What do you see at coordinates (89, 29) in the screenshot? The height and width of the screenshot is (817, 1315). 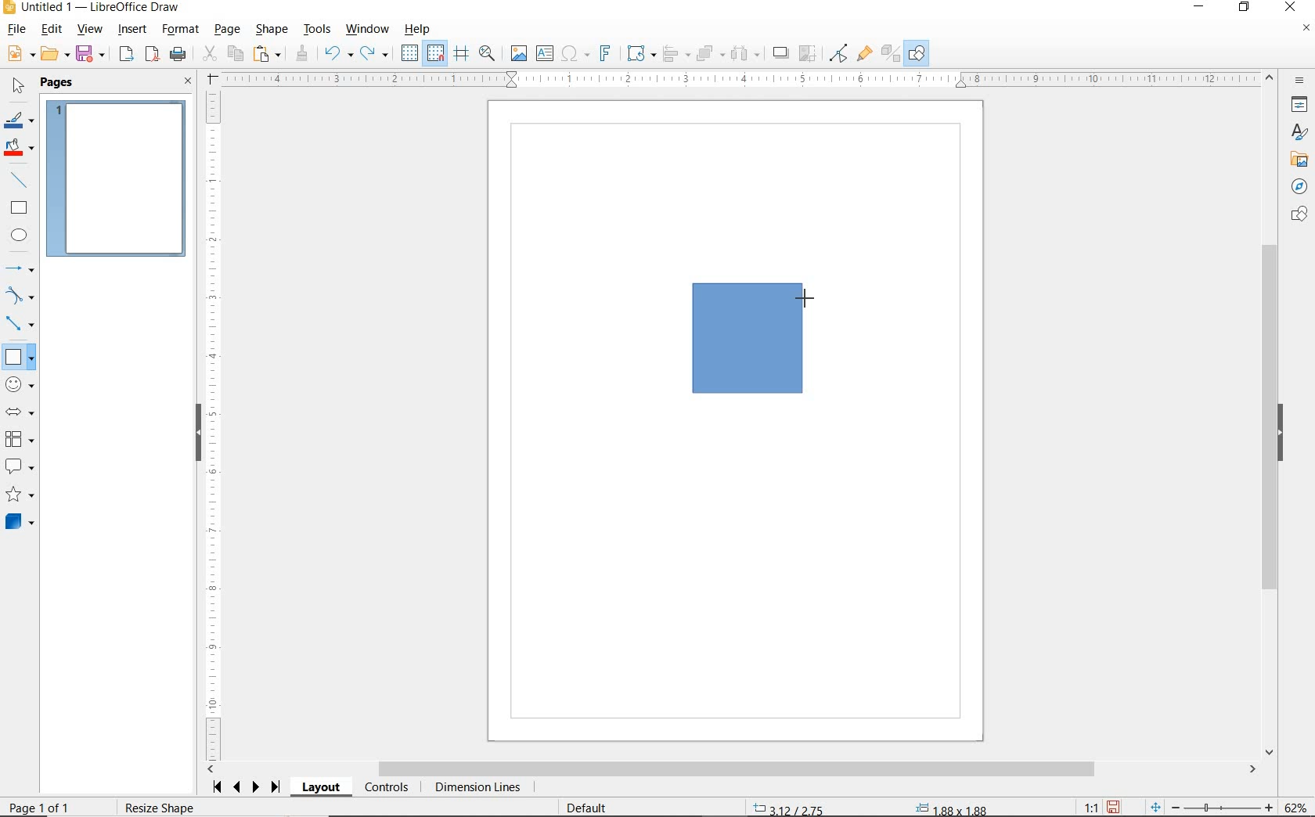 I see `VIEW` at bounding box center [89, 29].